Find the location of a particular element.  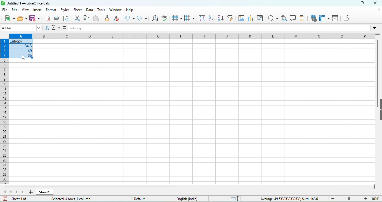

new is located at coordinates (8, 18).